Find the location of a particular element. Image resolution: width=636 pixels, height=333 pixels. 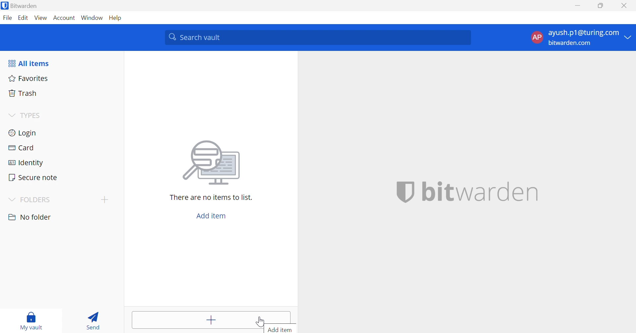

Restore Down is located at coordinates (601, 6).